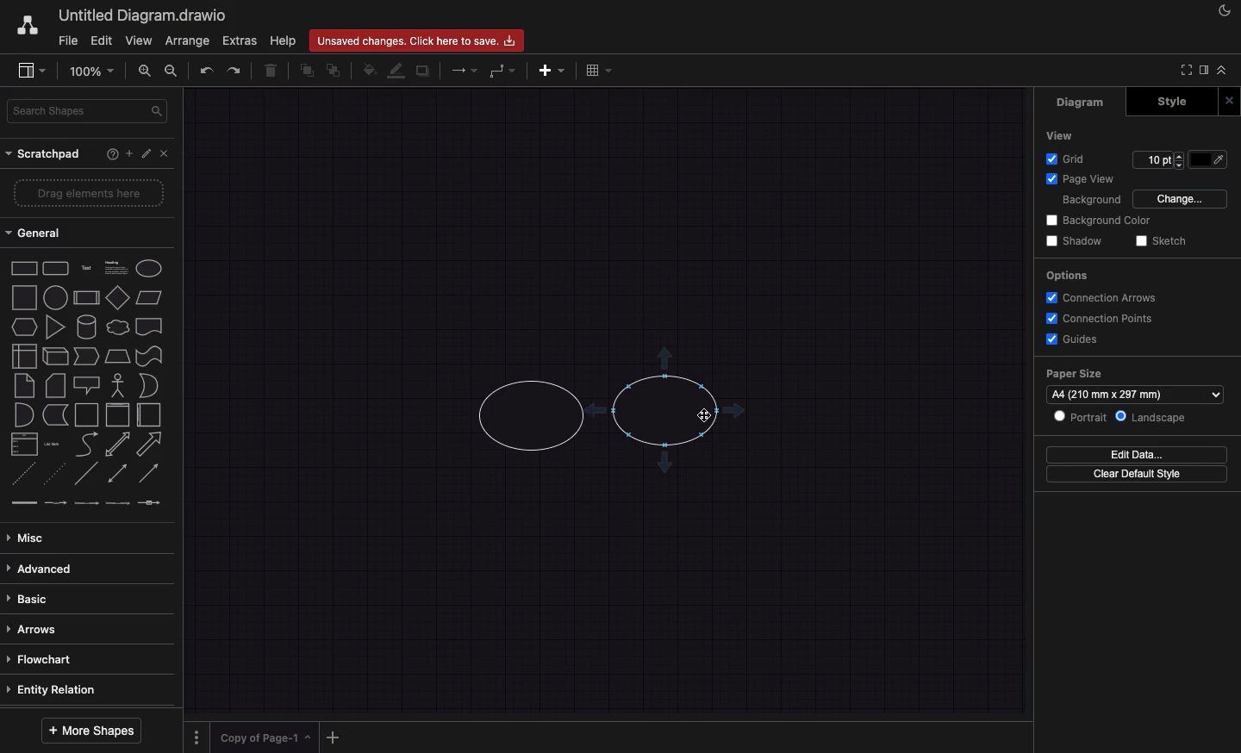  I want to click on add shape, so click(598, 413).